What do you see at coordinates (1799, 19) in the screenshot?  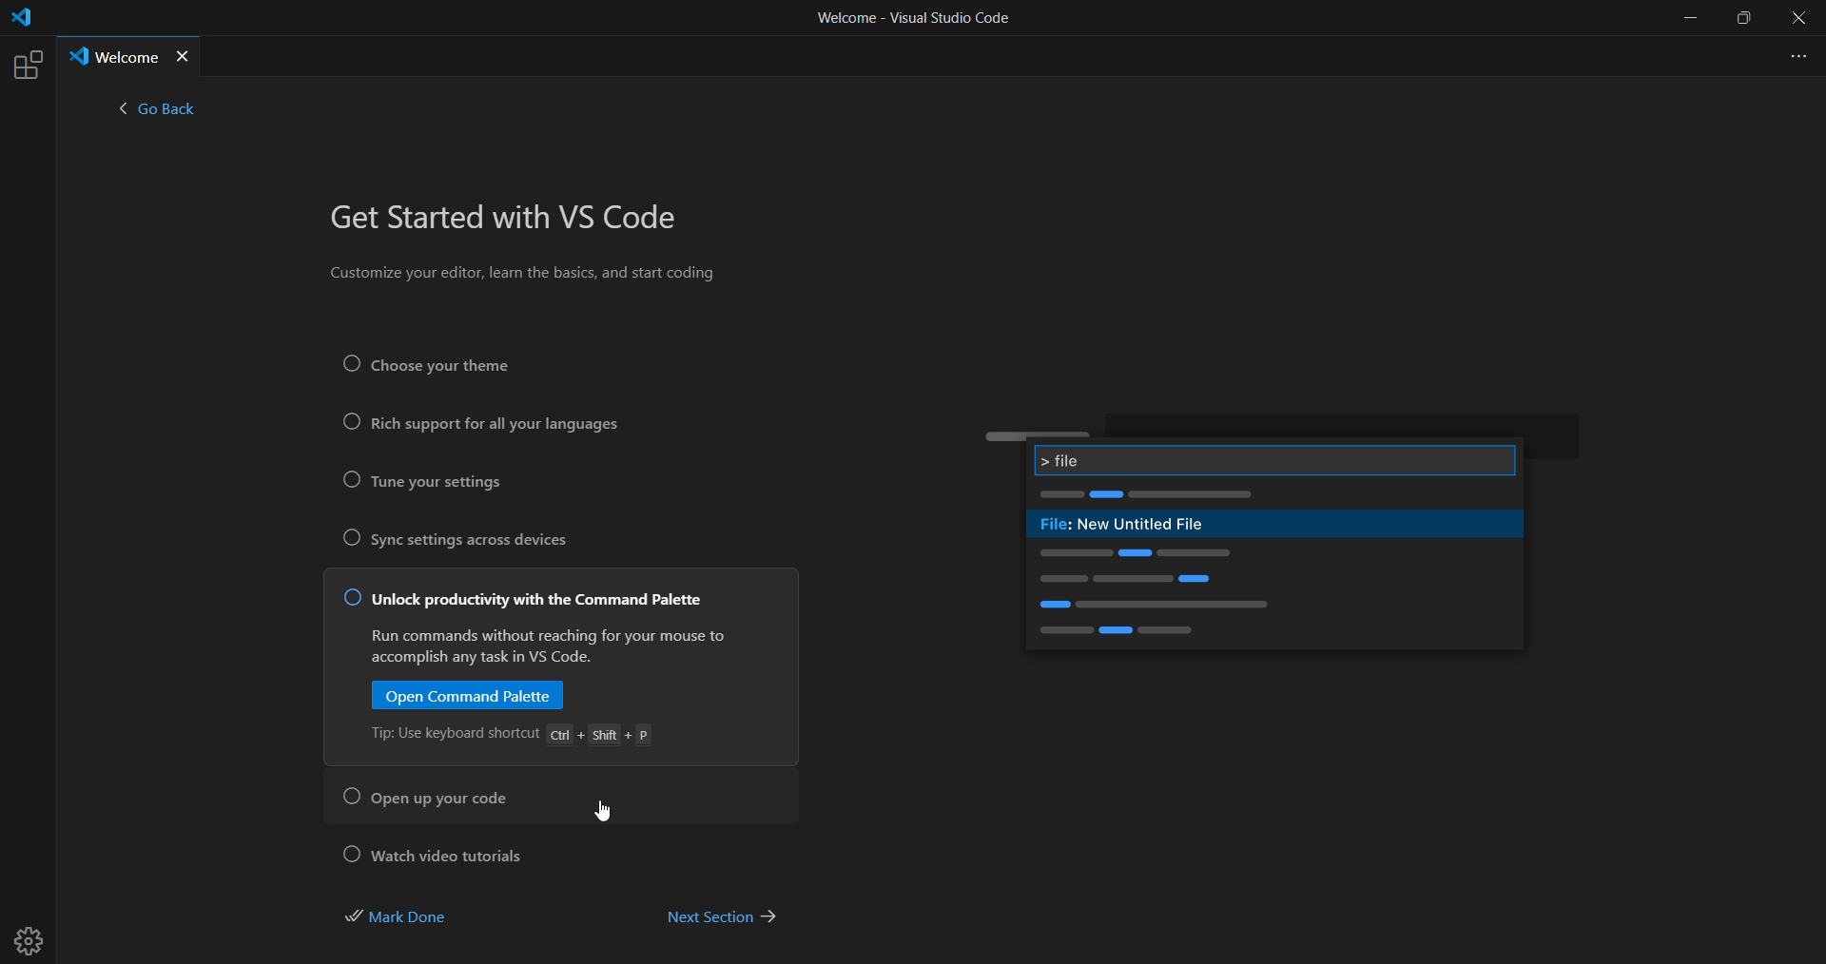 I see `close` at bounding box center [1799, 19].